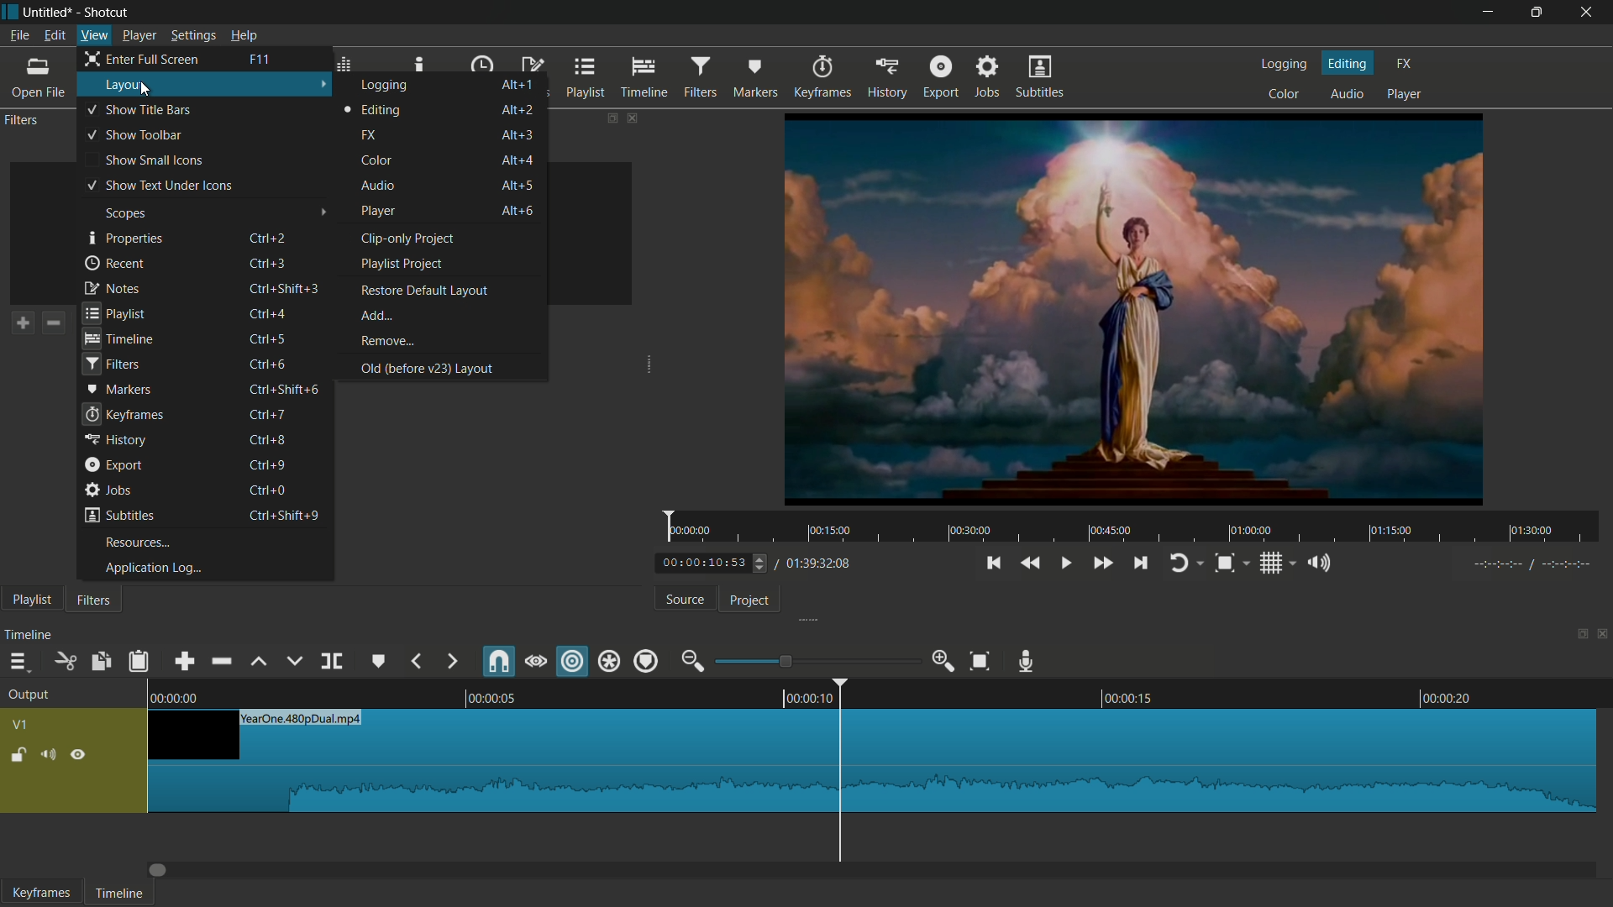 Image resolution: width=1613 pixels, height=907 pixels. What do you see at coordinates (1539, 12) in the screenshot?
I see `maximize` at bounding box center [1539, 12].